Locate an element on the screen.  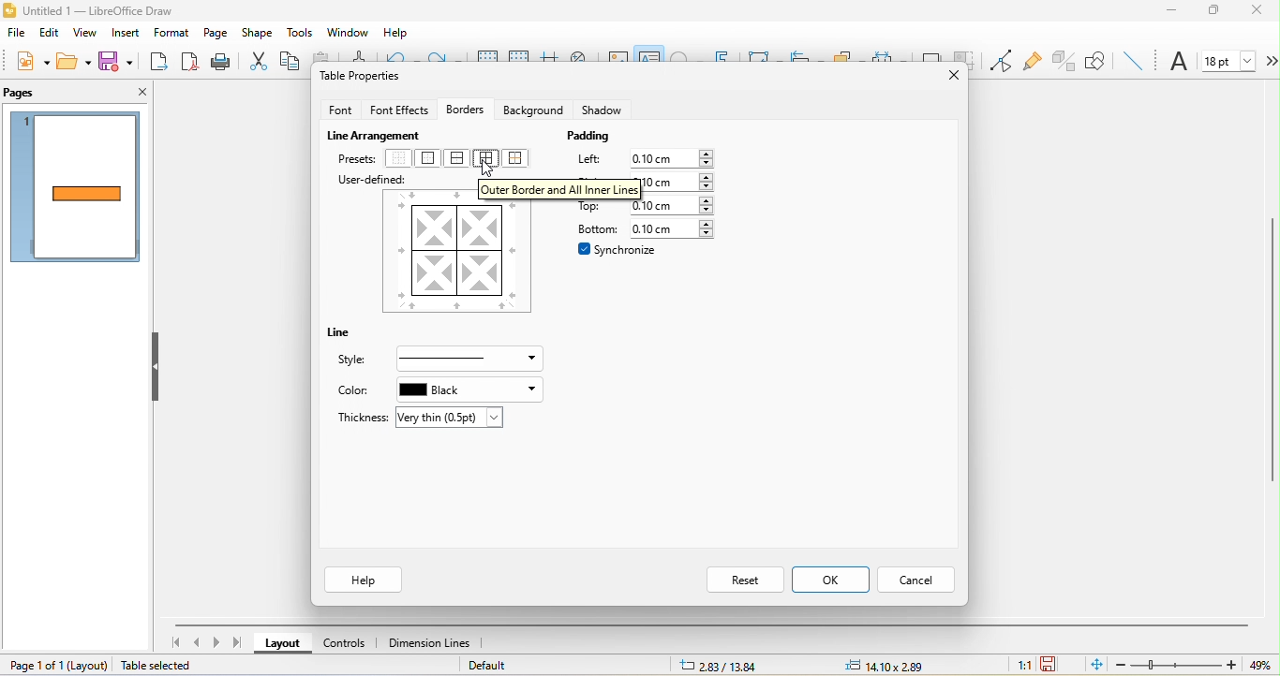
dimension line is located at coordinates (428, 641).